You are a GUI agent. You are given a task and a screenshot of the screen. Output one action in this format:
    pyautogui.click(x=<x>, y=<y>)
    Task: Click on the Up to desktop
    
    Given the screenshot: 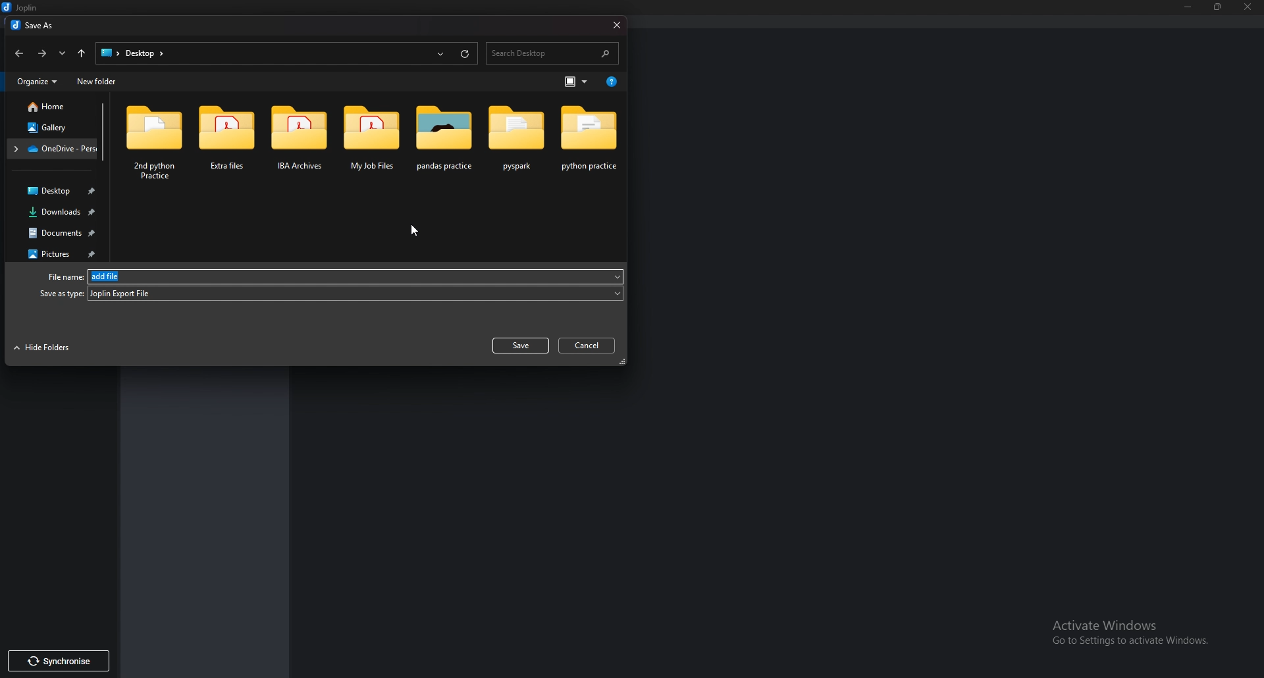 What is the action you would take?
    pyautogui.click(x=81, y=53)
    